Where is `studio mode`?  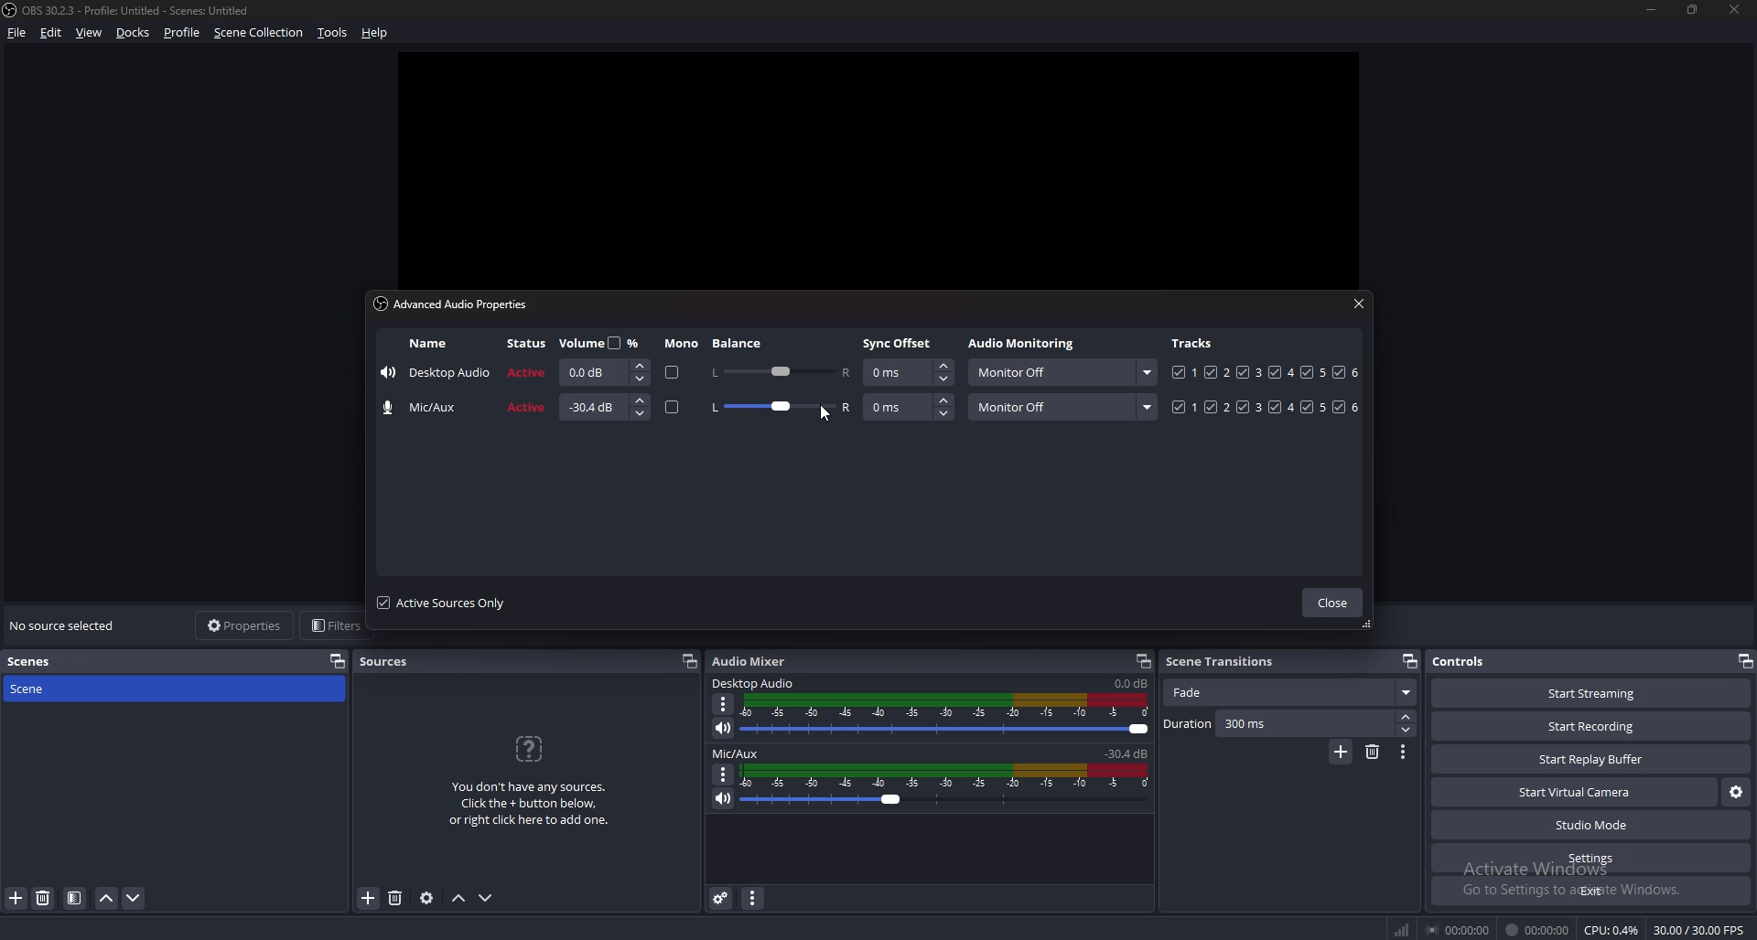
studio mode is located at coordinates (1590, 825).